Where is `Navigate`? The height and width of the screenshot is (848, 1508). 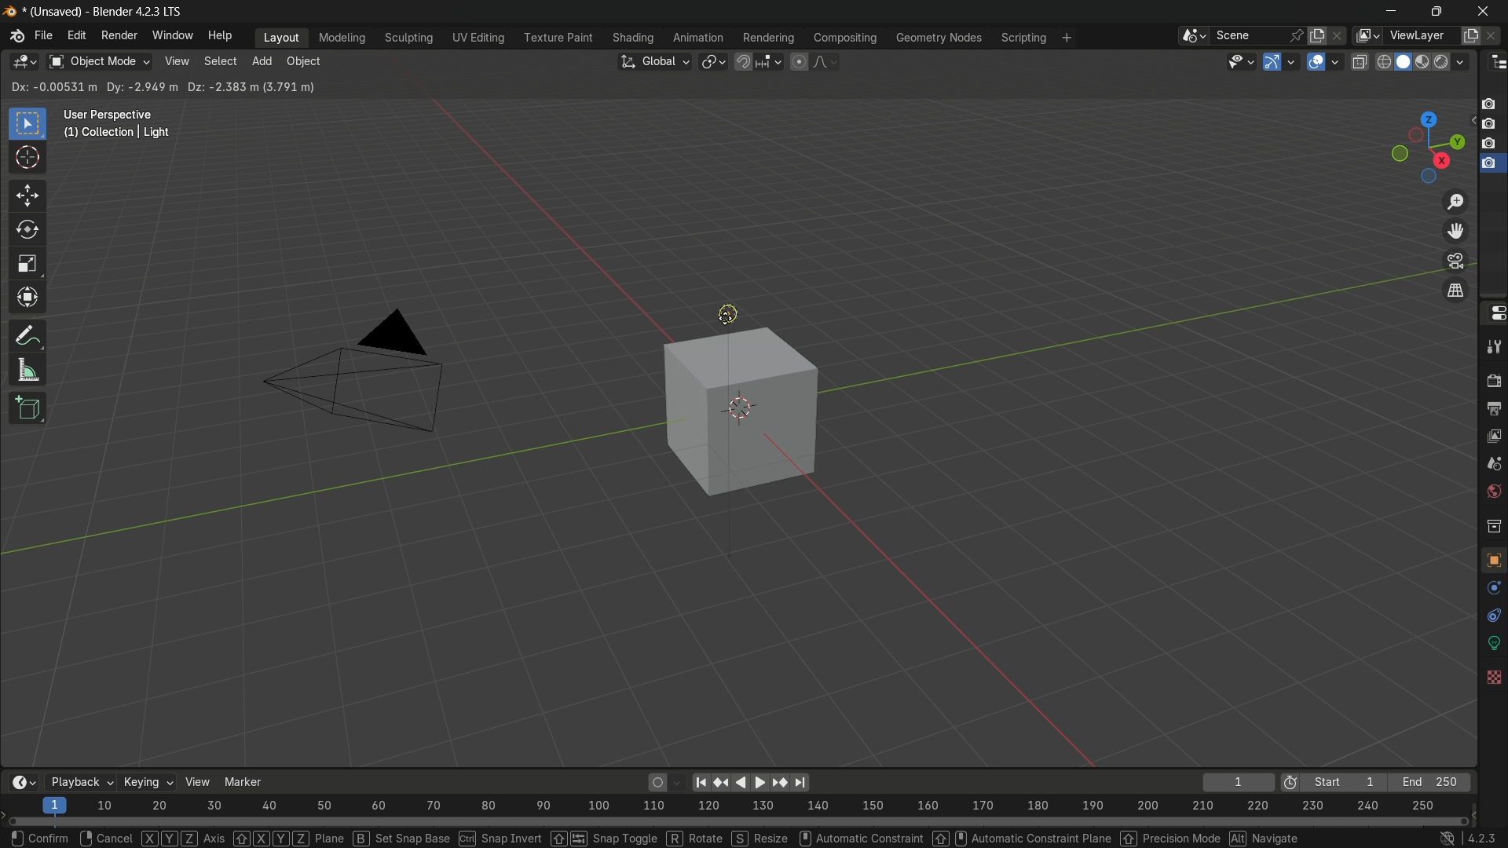
Navigate is located at coordinates (1265, 838).